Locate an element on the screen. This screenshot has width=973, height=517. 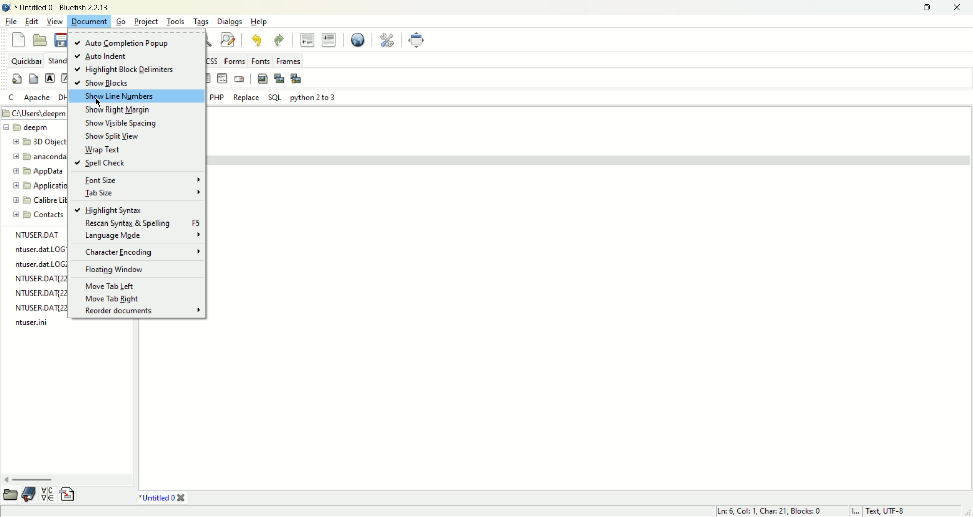
ntuser.dat.LOGZ is located at coordinates (40, 264).